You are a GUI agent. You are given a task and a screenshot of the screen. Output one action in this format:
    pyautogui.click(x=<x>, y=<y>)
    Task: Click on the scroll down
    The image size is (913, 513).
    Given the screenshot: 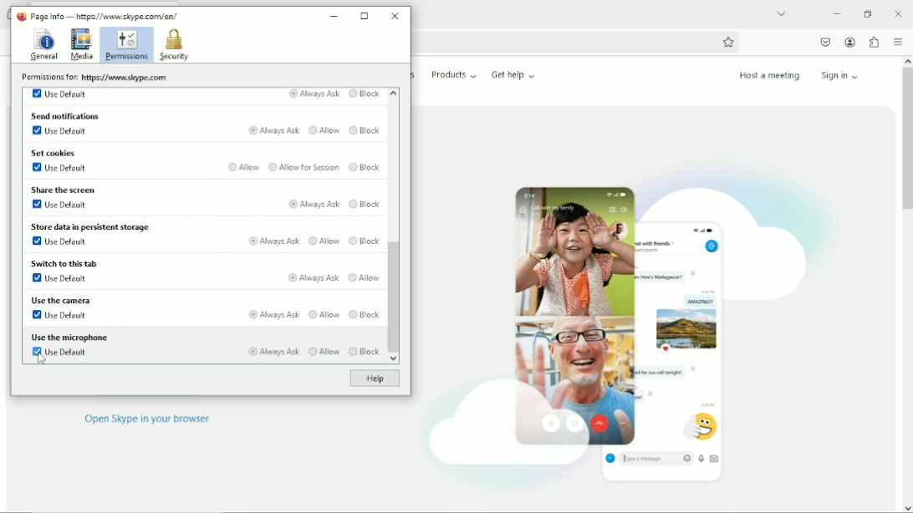 What is the action you would take?
    pyautogui.click(x=393, y=358)
    